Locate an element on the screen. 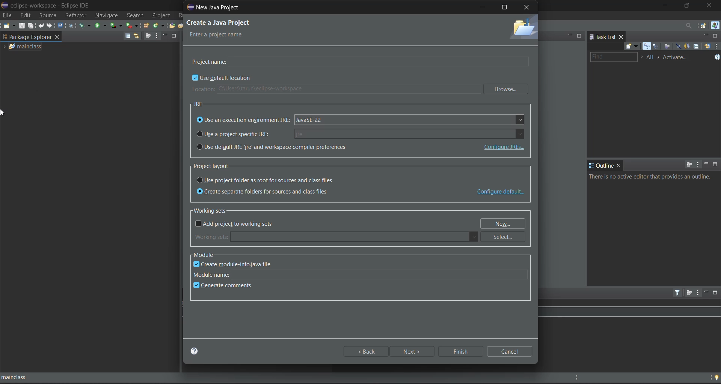  focus on active tasks  is located at coordinates (148, 36).